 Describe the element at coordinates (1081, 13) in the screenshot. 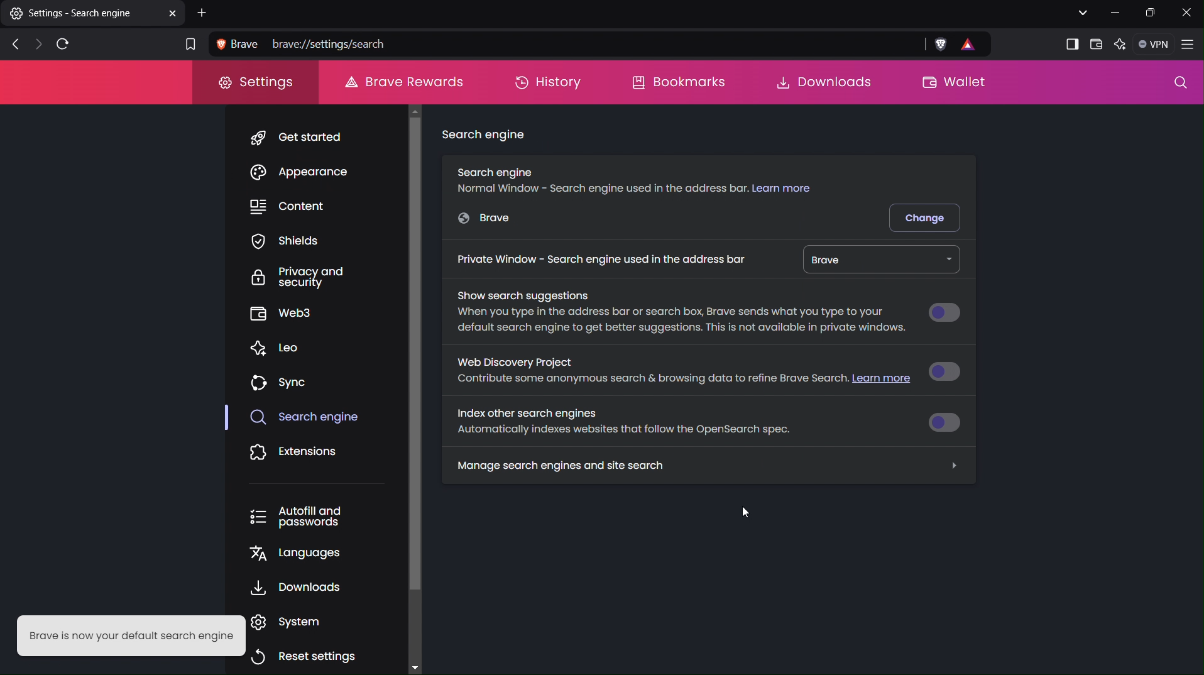

I see `List all tabs` at that location.